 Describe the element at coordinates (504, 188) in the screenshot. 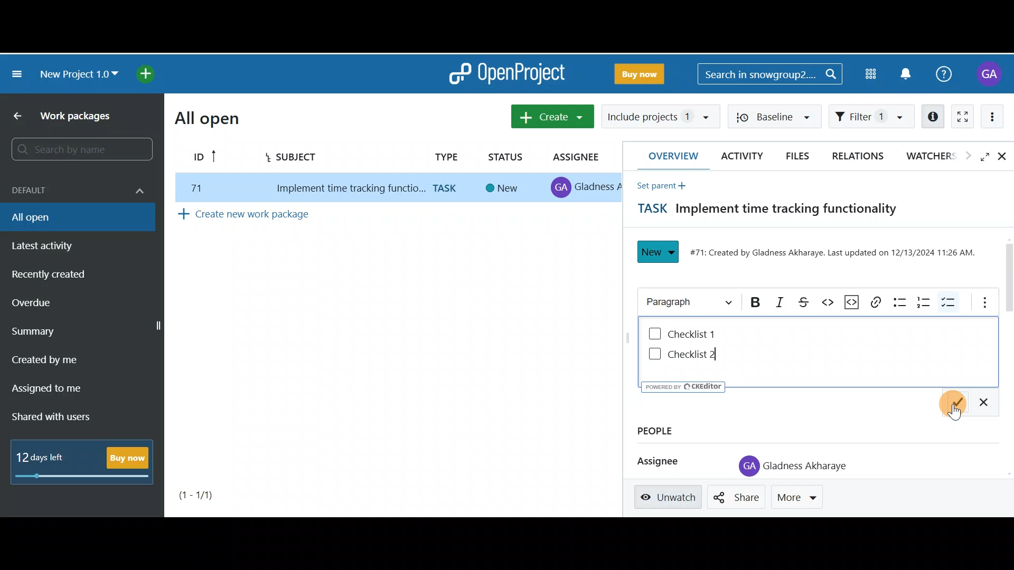

I see `new` at that location.